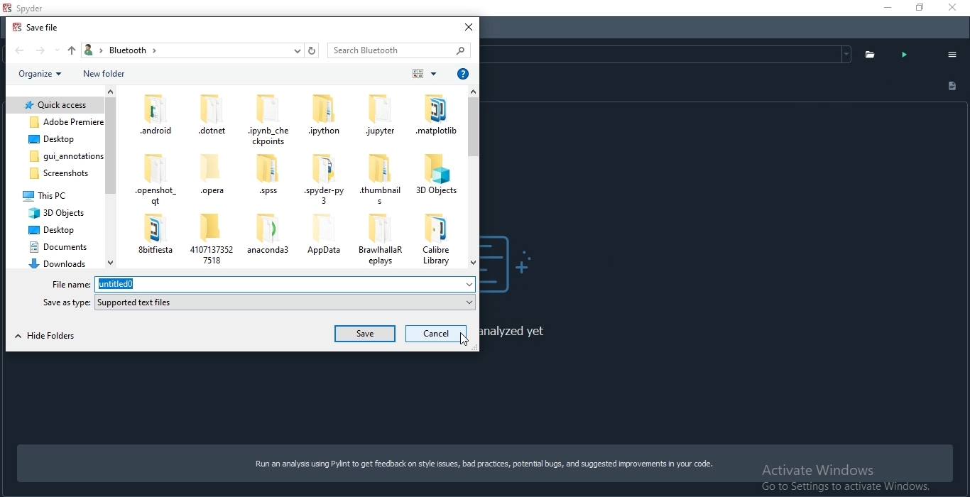  What do you see at coordinates (21, 50) in the screenshot?
I see `back folder` at bounding box center [21, 50].